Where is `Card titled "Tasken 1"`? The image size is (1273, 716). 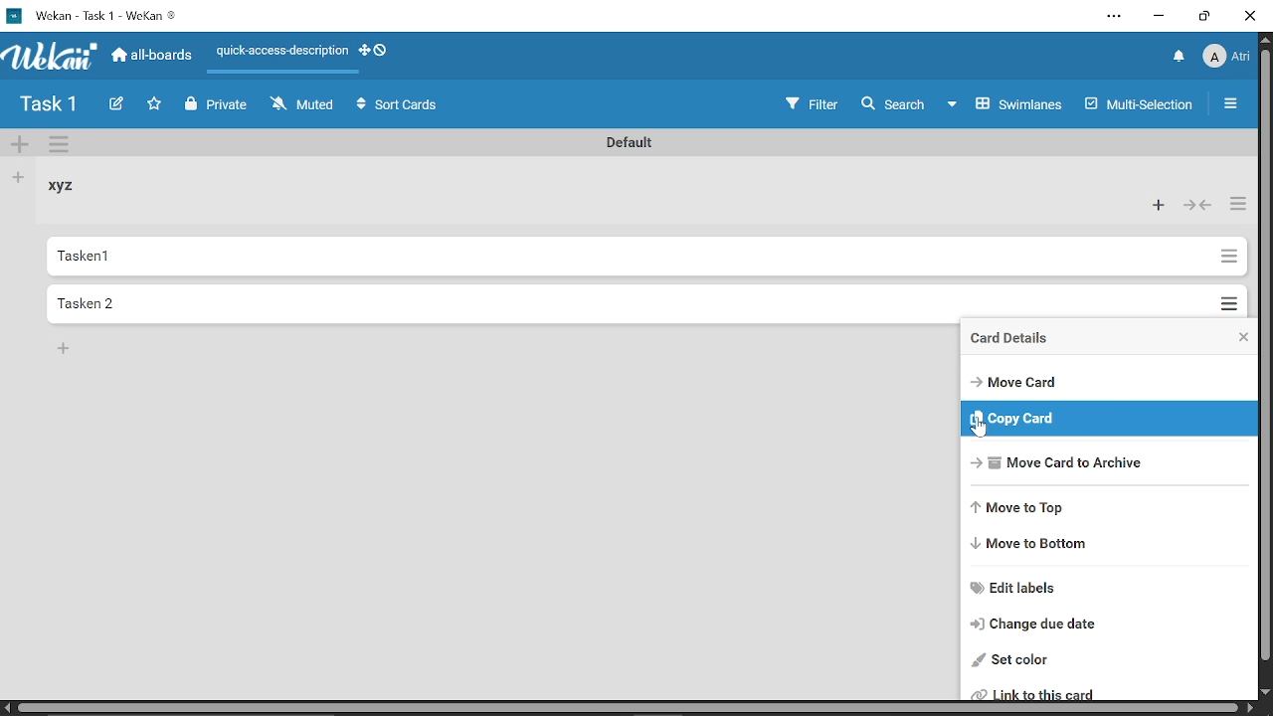 Card titled "Tasken 1" is located at coordinates (625, 257).